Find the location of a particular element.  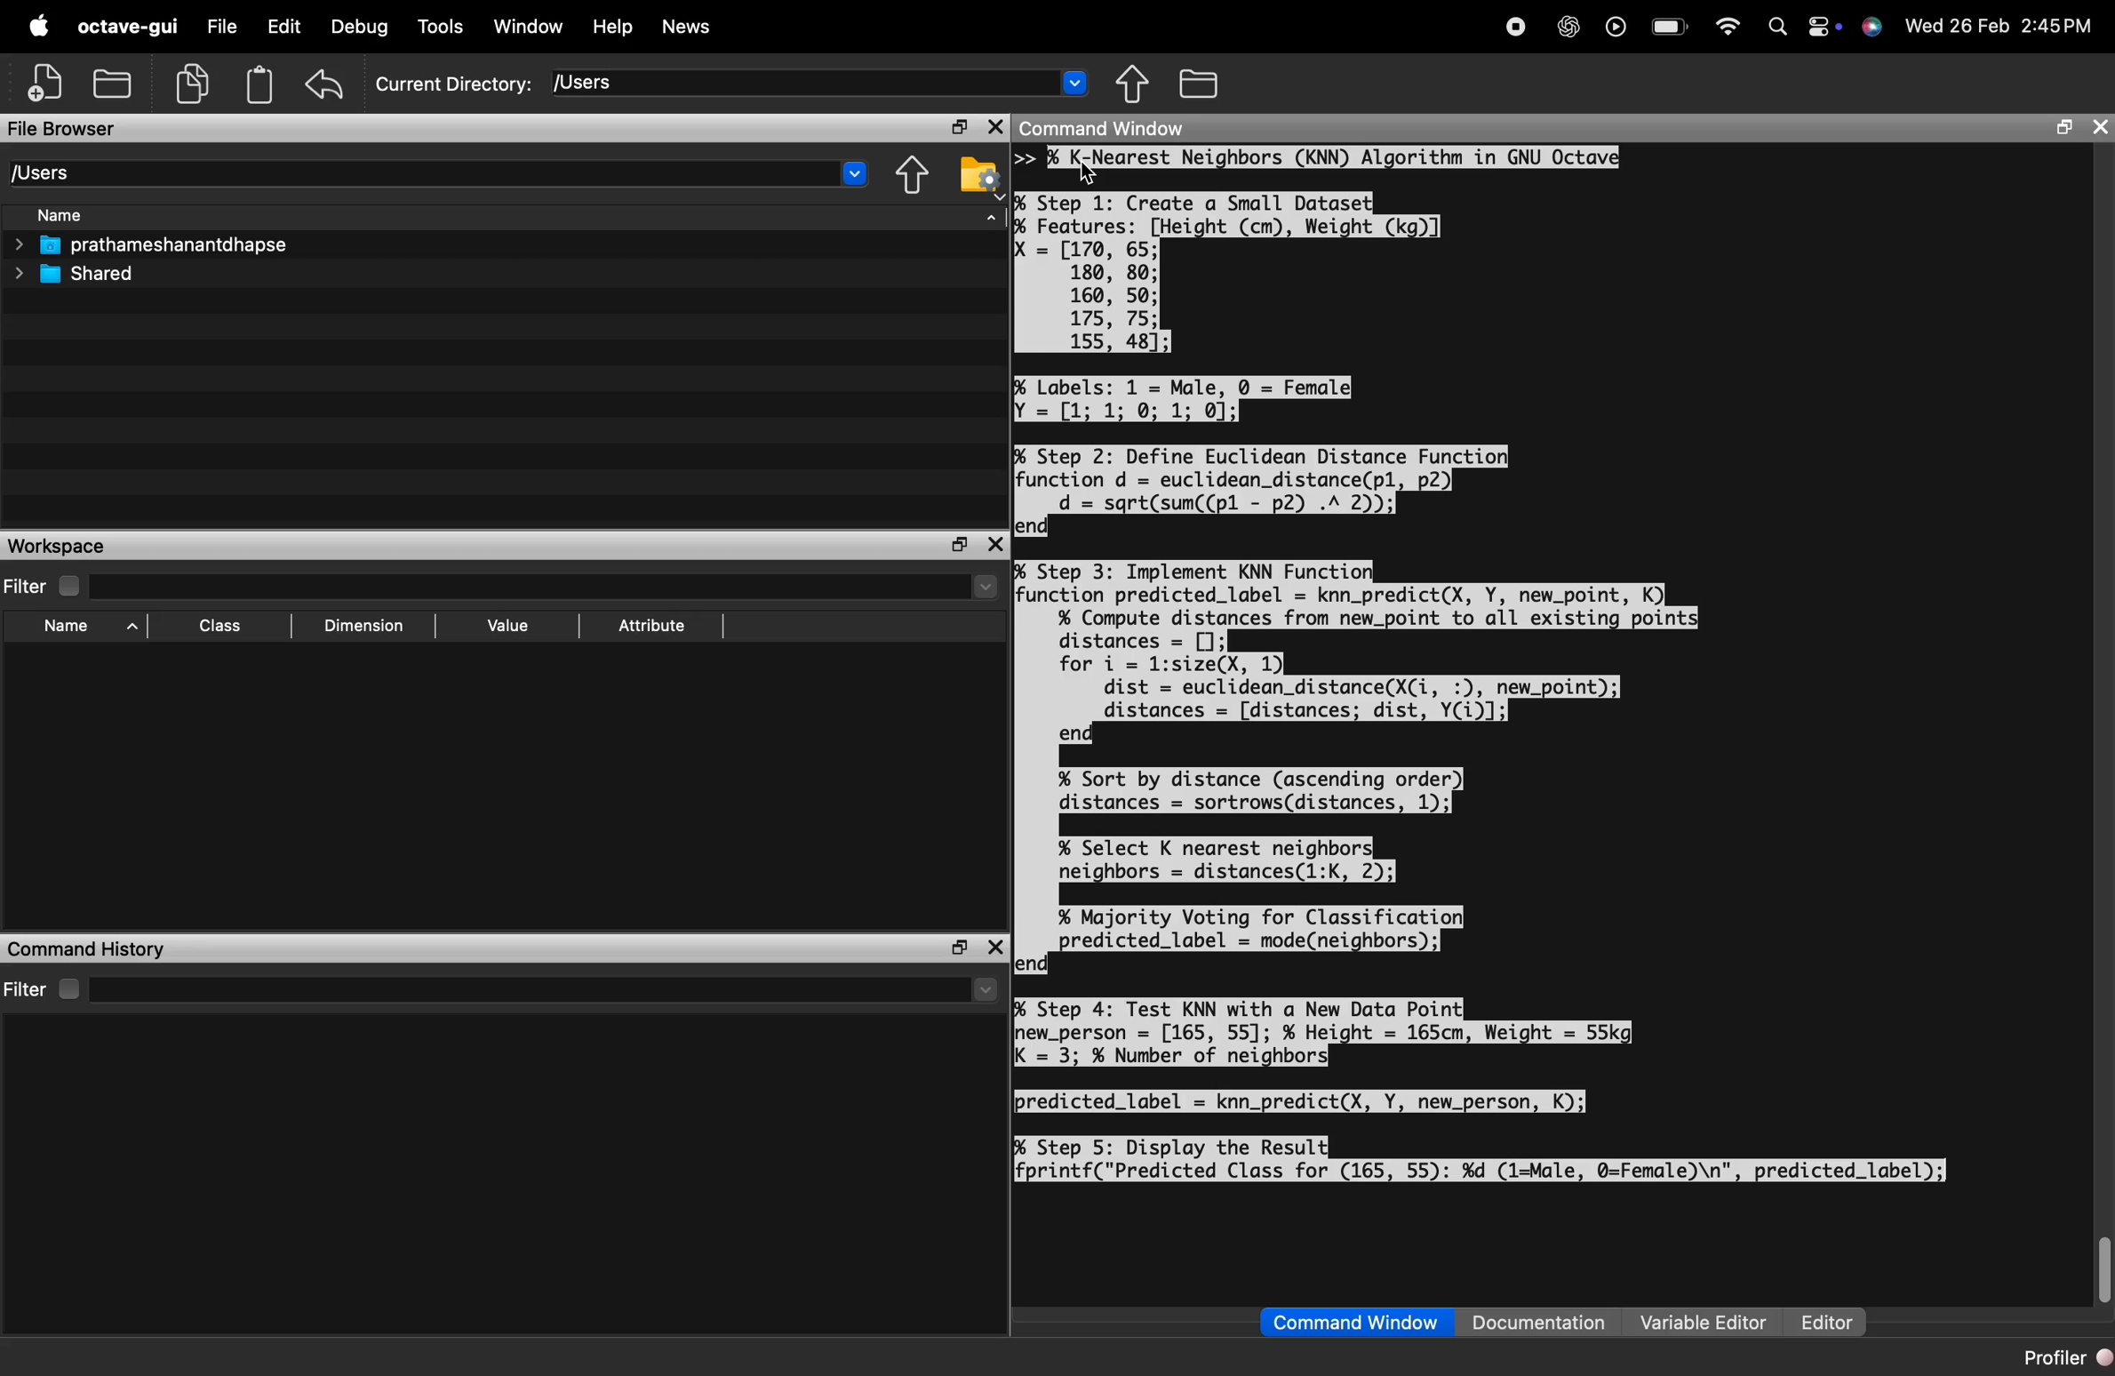

add is located at coordinates (36, 84).